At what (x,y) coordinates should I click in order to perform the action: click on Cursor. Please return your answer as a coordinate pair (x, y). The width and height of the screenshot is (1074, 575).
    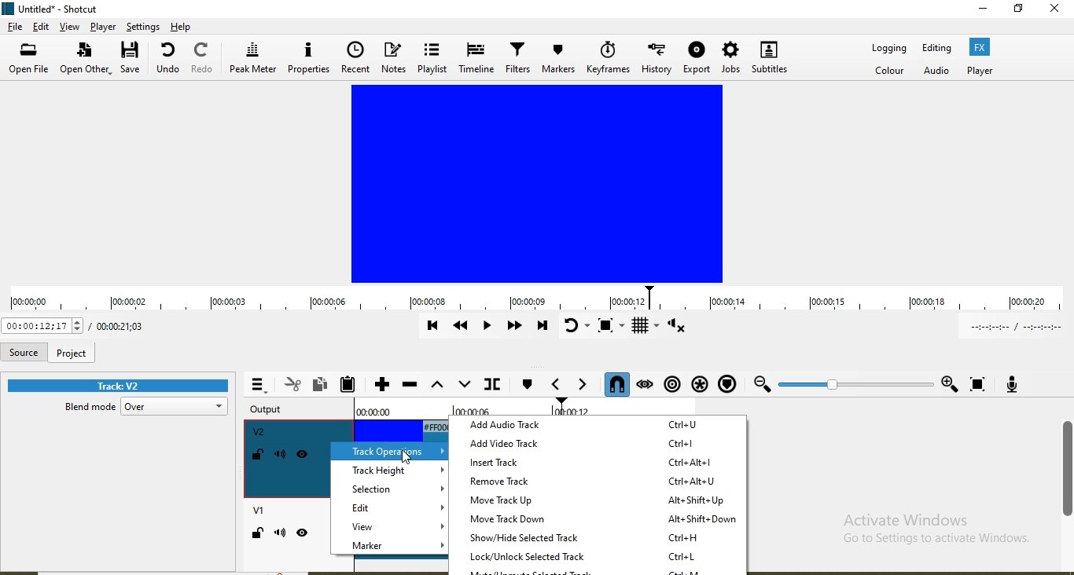
    Looking at the image, I should click on (410, 459).